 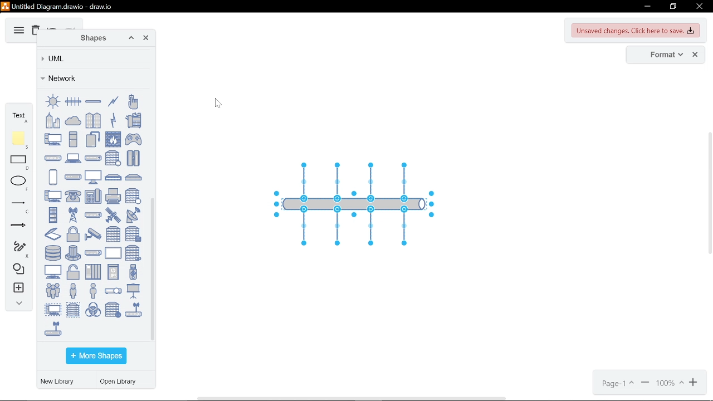 What do you see at coordinates (93, 215) in the screenshot?
I see `router` at bounding box center [93, 215].